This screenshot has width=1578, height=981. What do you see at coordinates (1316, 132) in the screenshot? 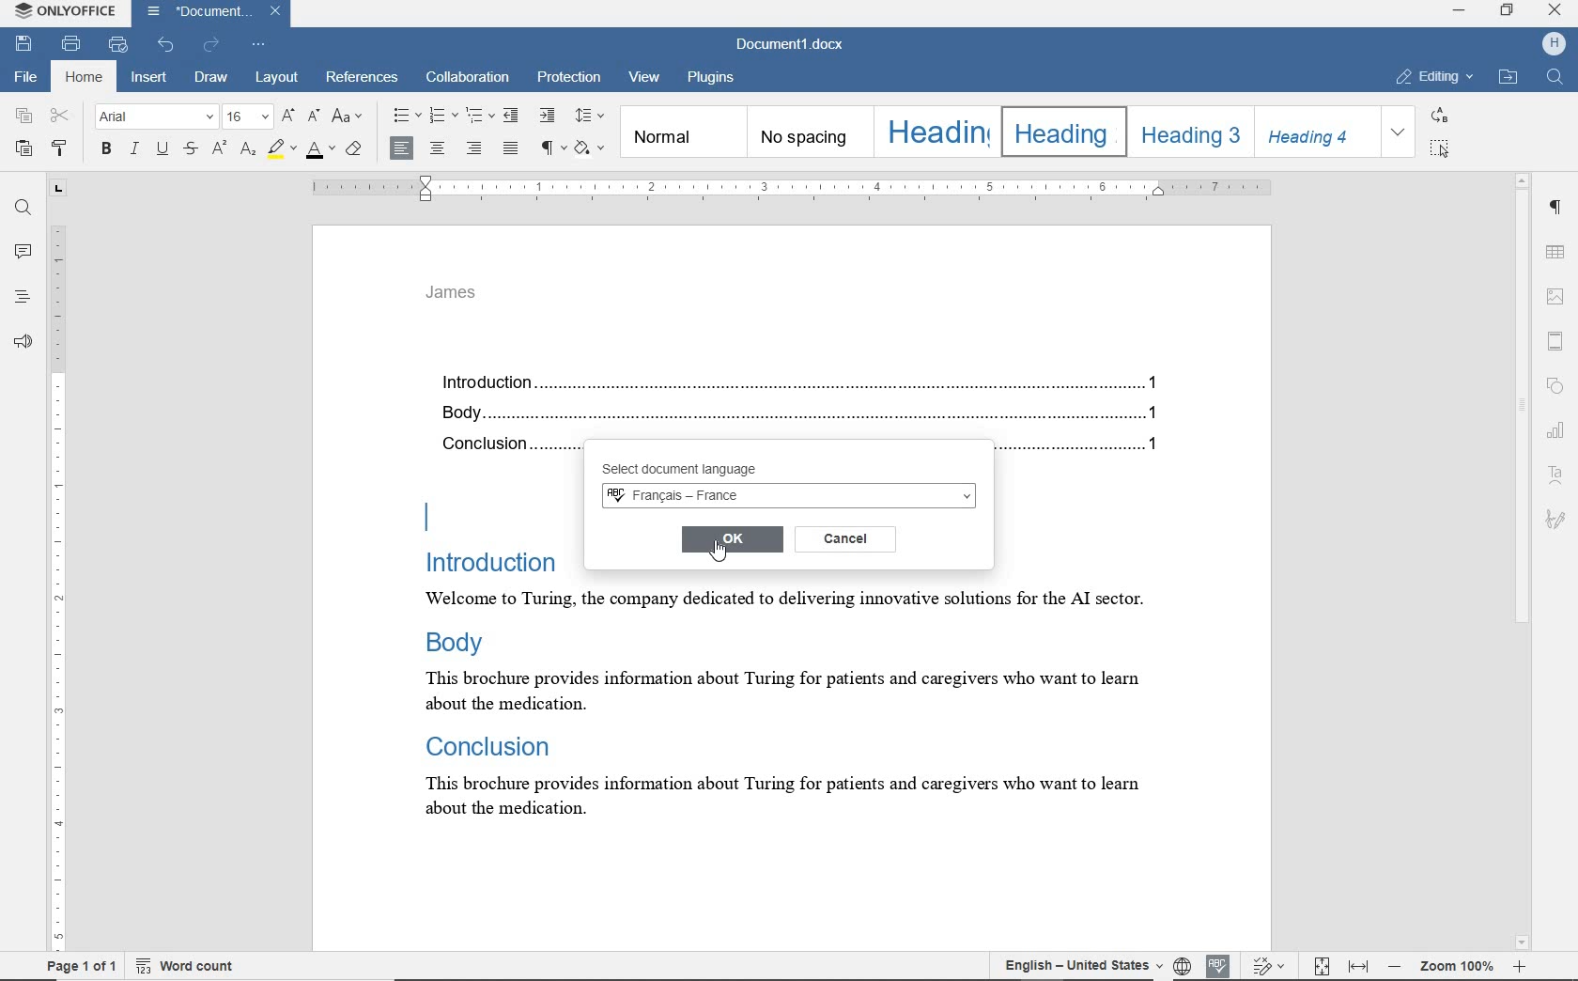
I see `Heading 4` at bounding box center [1316, 132].